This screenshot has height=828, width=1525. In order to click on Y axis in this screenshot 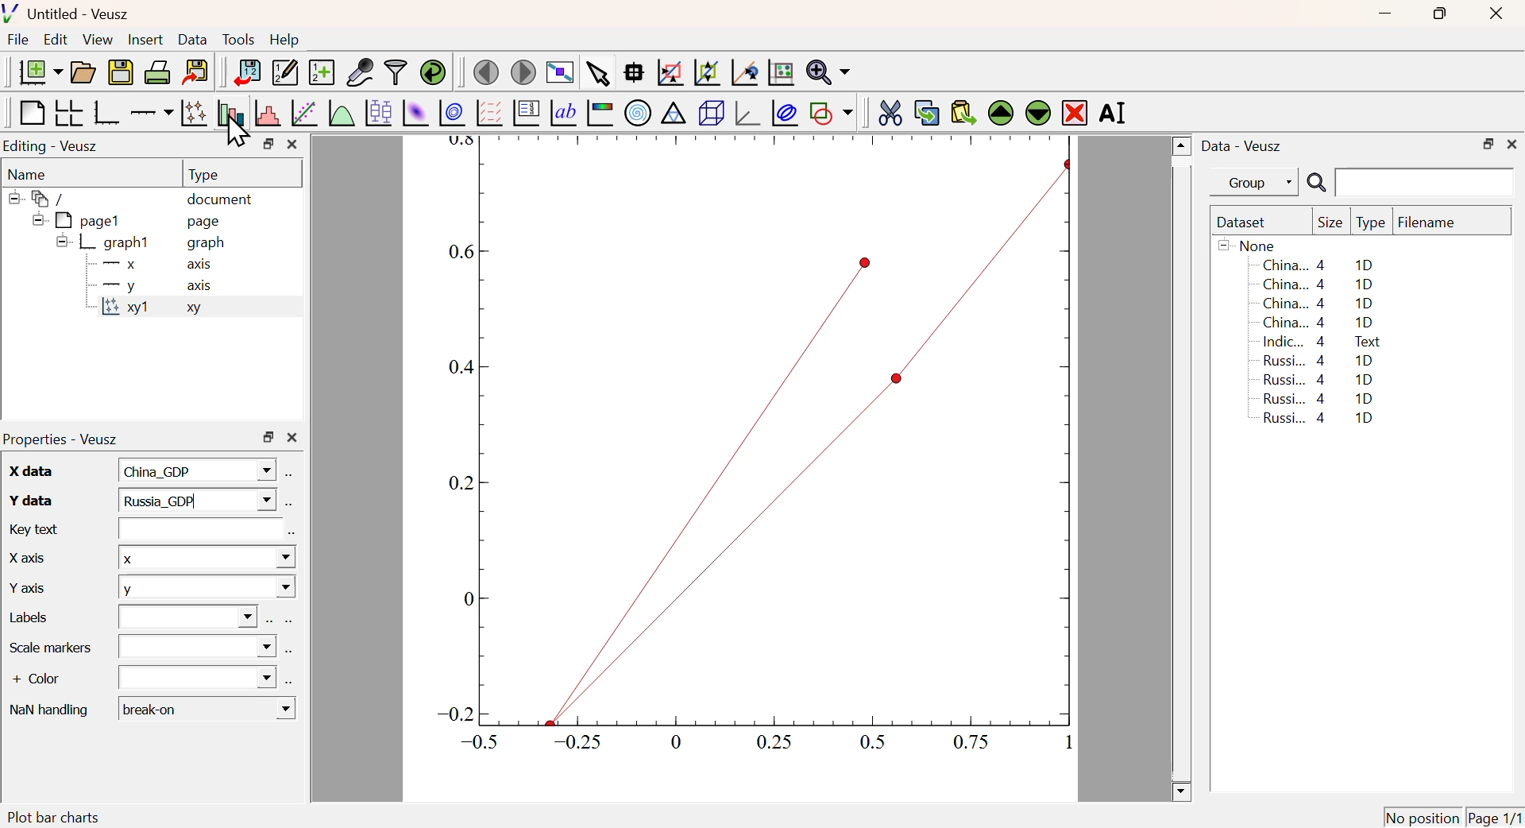, I will do `click(30, 585)`.